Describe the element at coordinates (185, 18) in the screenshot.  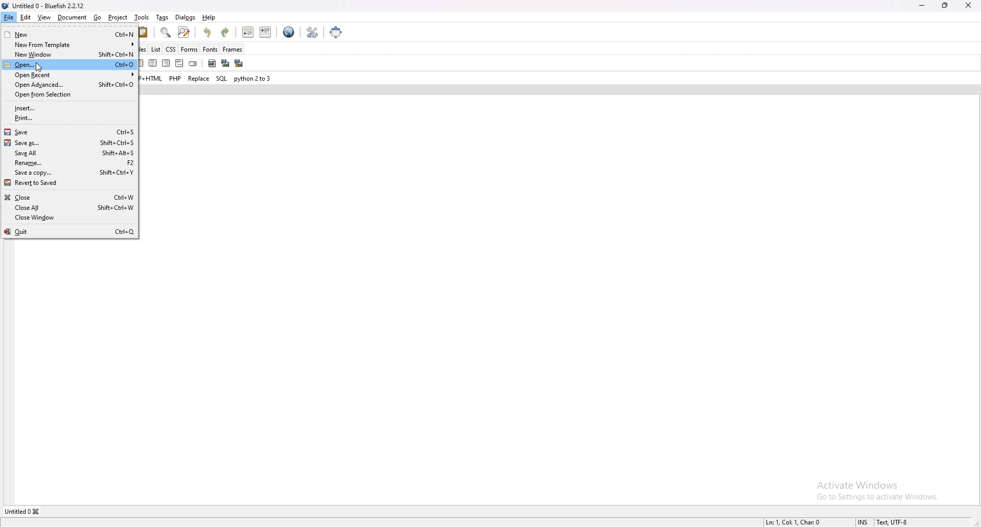
I see `dialogs` at that location.